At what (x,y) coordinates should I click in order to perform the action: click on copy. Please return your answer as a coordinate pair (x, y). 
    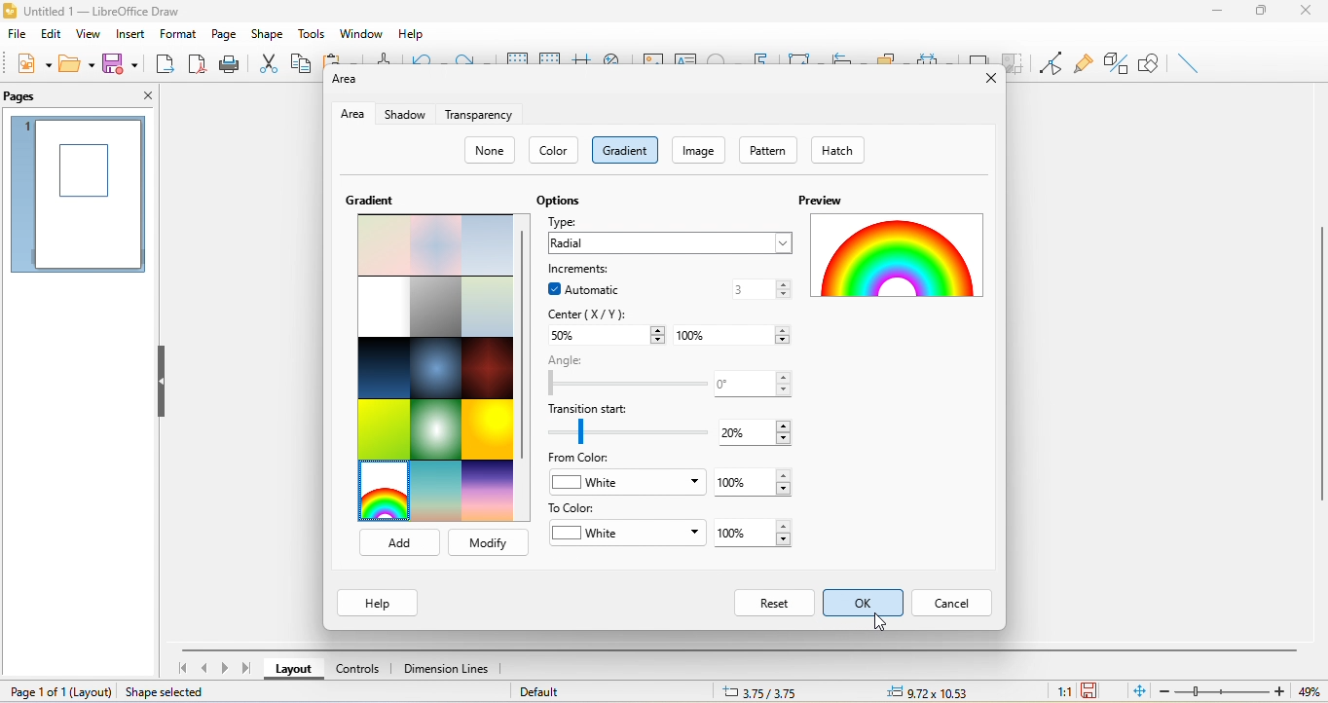
    Looking at the image, I should click on (301, 62).